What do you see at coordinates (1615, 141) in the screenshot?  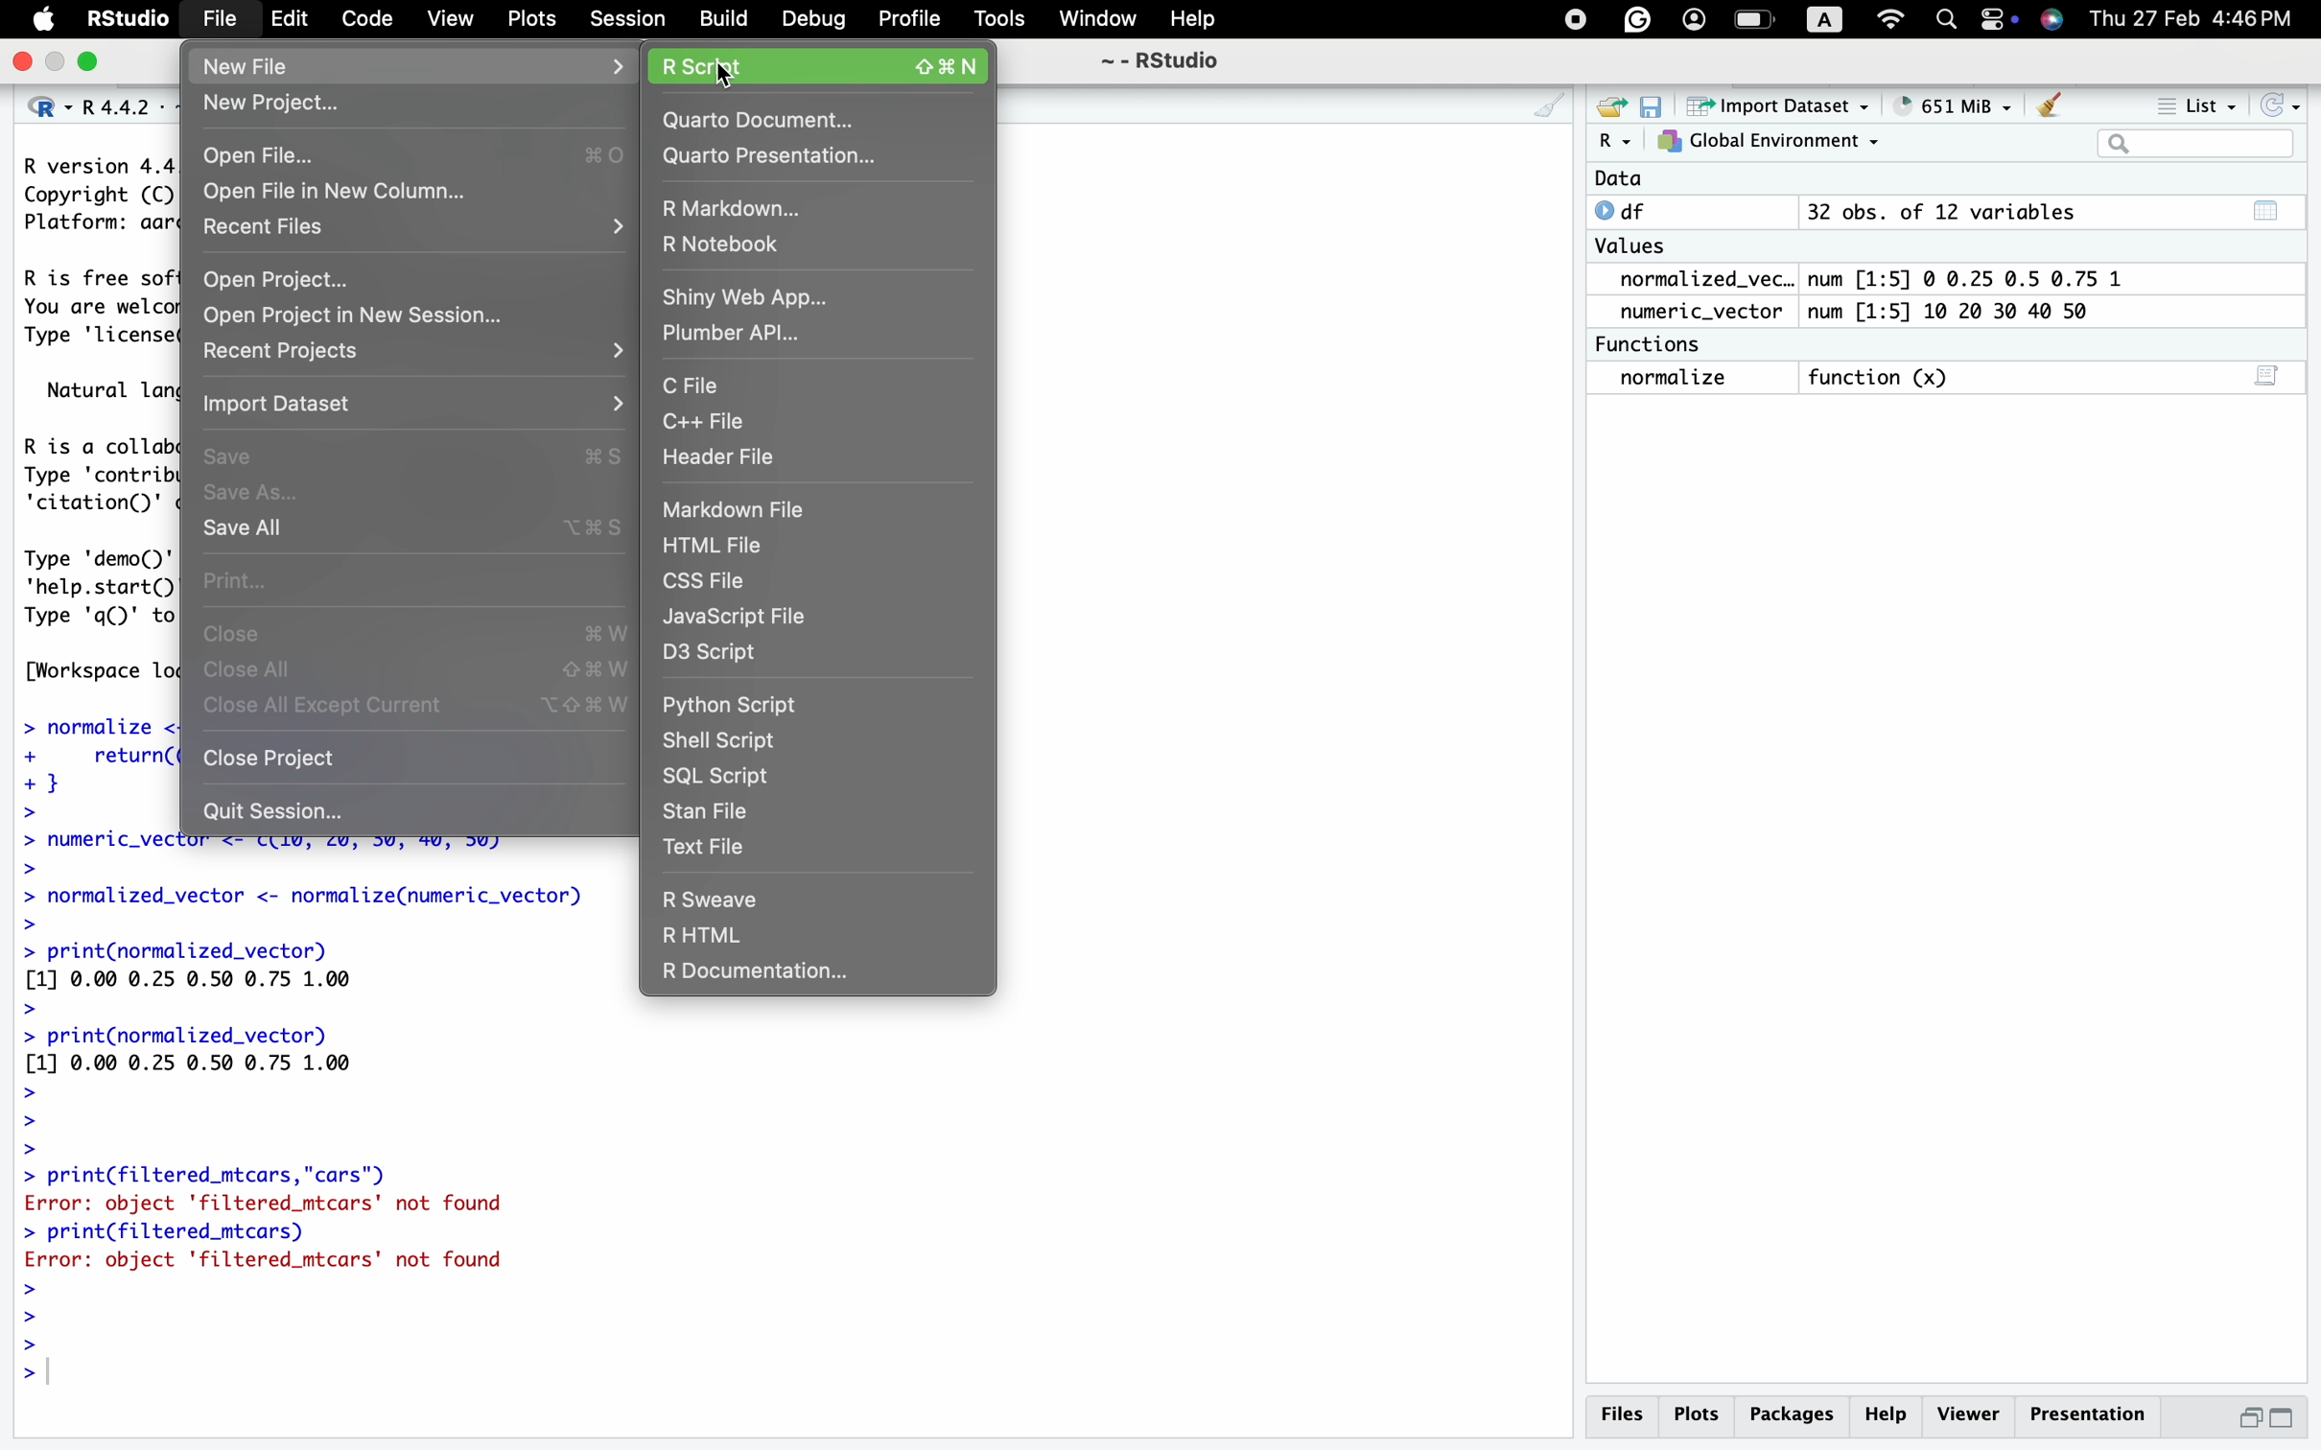 I see `R ` at bounding box center [1615, 141].